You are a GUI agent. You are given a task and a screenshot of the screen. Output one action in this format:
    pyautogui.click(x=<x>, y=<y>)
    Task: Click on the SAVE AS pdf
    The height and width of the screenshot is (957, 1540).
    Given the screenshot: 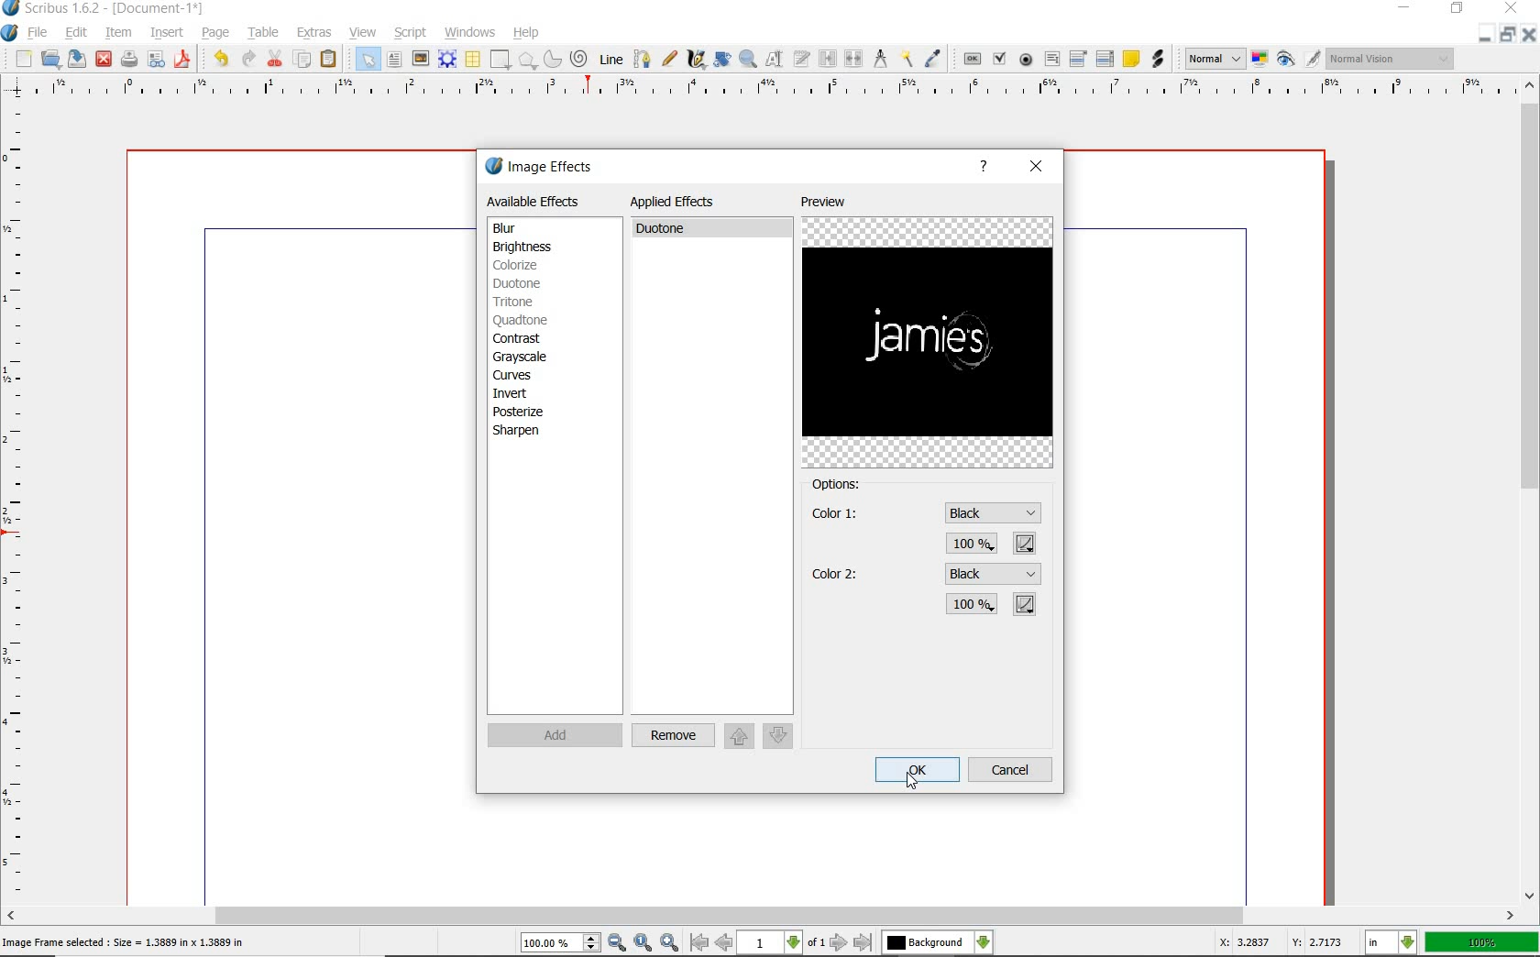 What is the action you would take?
    pyautogui.click(x=184, y=60)
    